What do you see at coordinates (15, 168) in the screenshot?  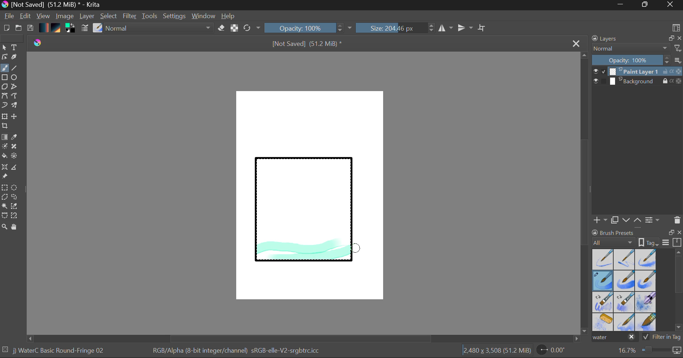 I see `Measurements` at bounding box center [15, 168].